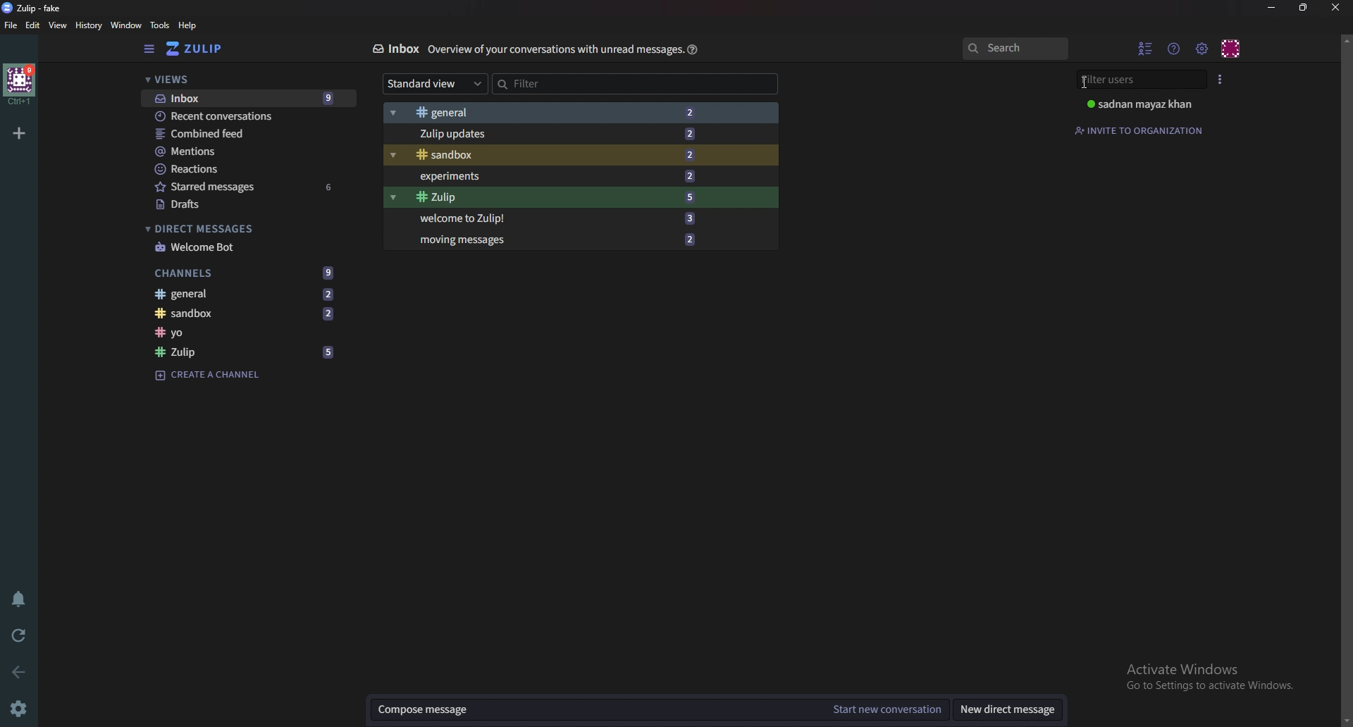 The width and height of the screenshot is (1353, 727). Describe the element at coordinates (560, 175) in the screenshot. I see `Experiments` at that location.